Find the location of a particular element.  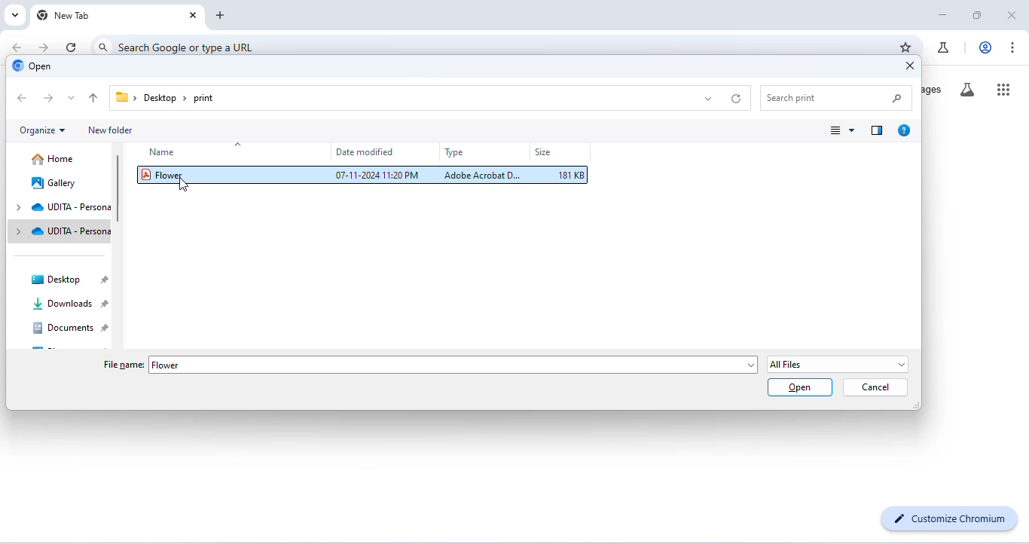

drop down is located at coordinates (20, 220).